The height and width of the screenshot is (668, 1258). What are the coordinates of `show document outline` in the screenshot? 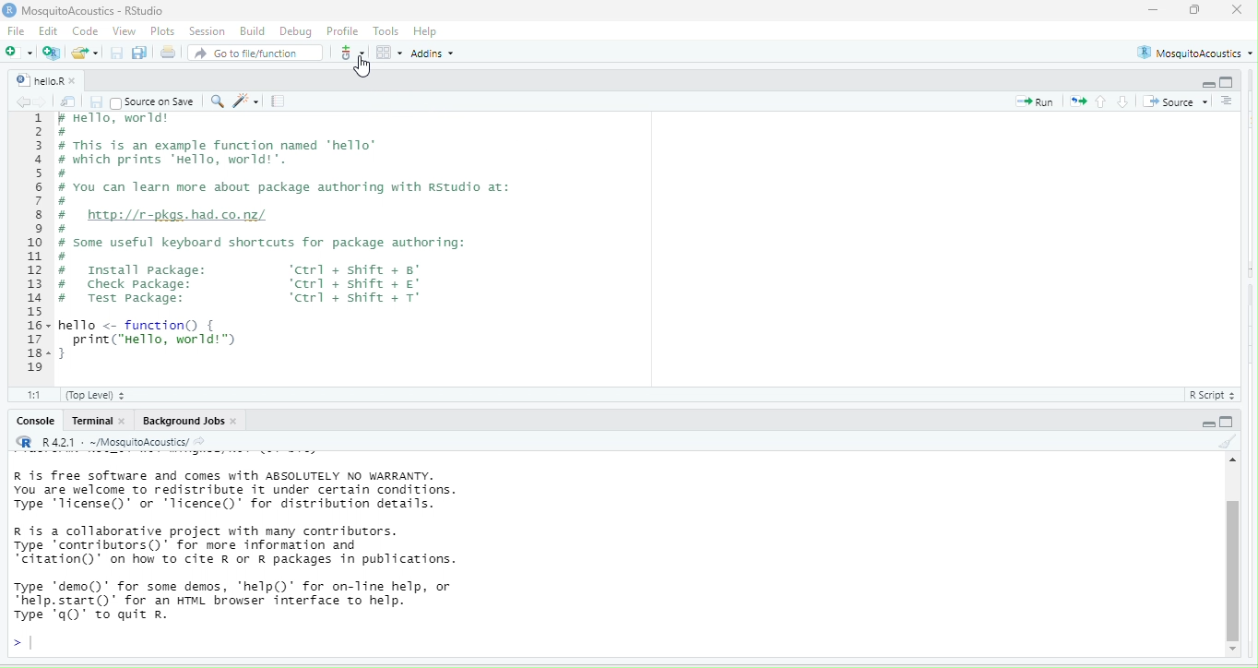 It's located at (1228, 101).